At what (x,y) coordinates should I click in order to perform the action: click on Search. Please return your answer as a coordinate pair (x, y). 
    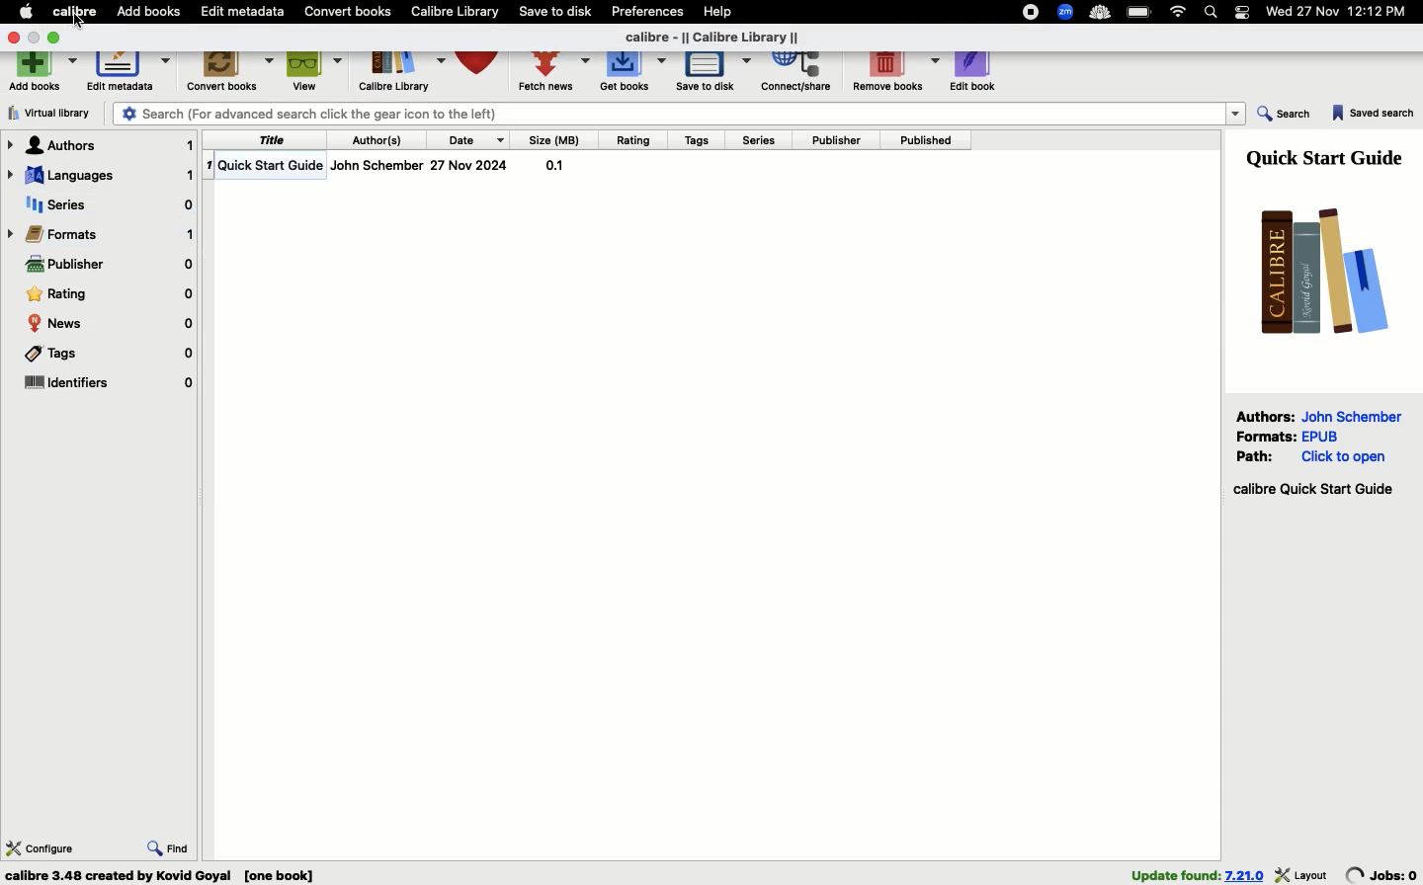
    Looking at the image, I should click on (1285, 116).